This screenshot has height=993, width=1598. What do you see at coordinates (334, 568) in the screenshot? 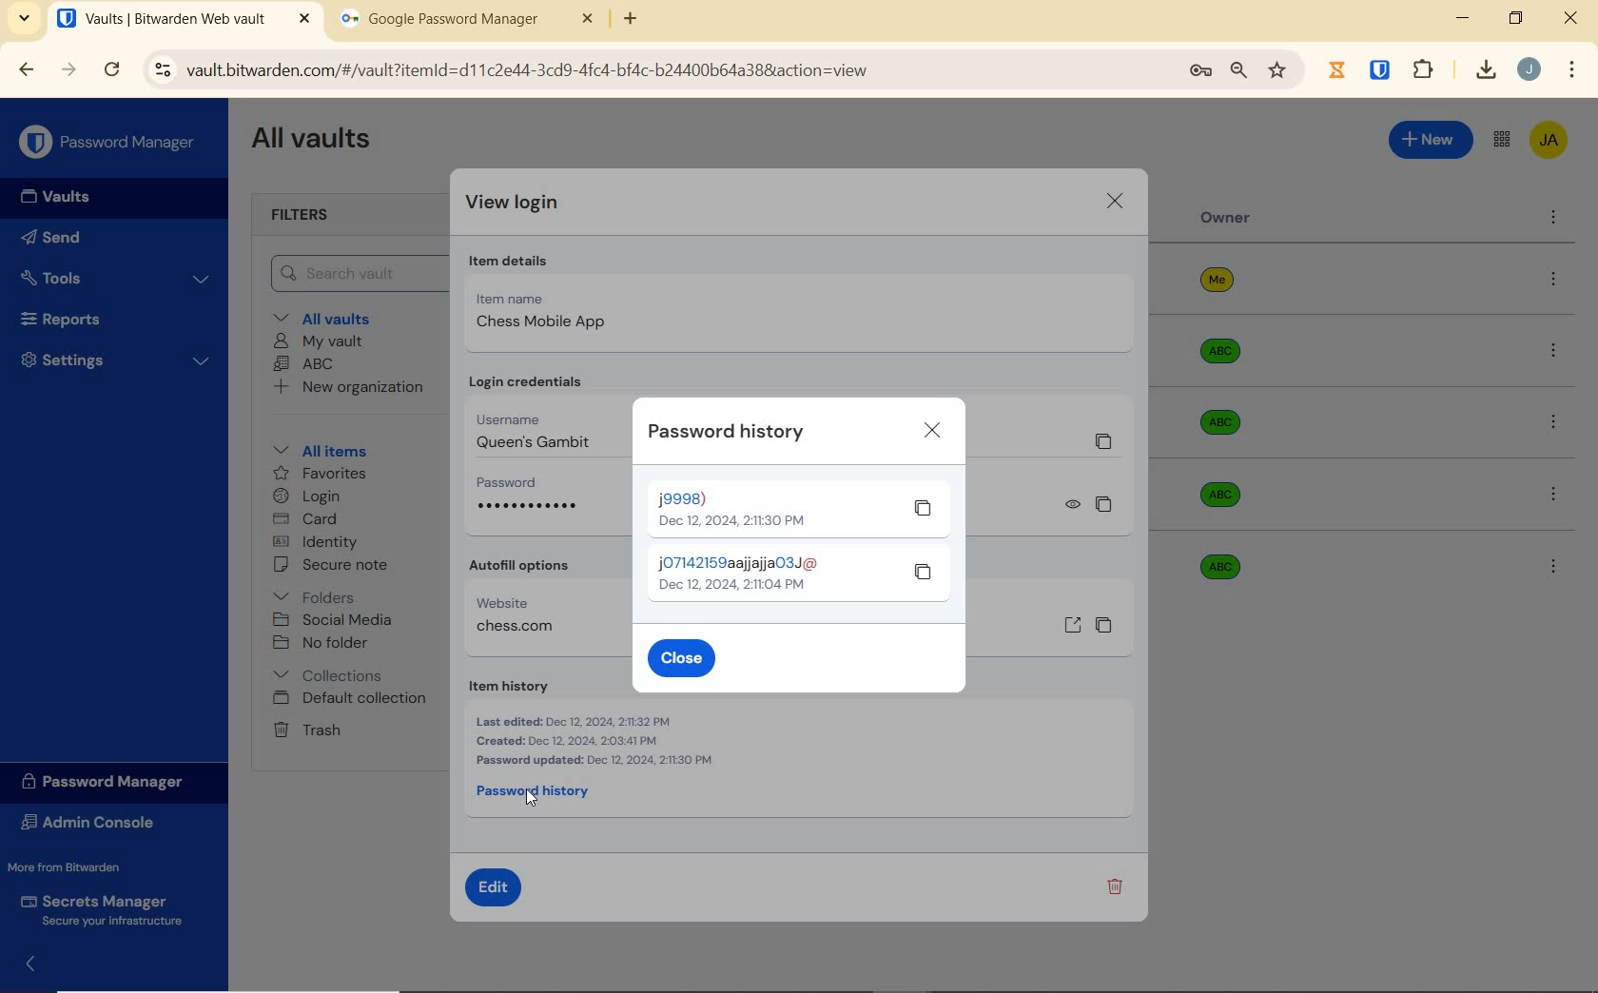
I see `secure note` at bounding box center [334, 568].